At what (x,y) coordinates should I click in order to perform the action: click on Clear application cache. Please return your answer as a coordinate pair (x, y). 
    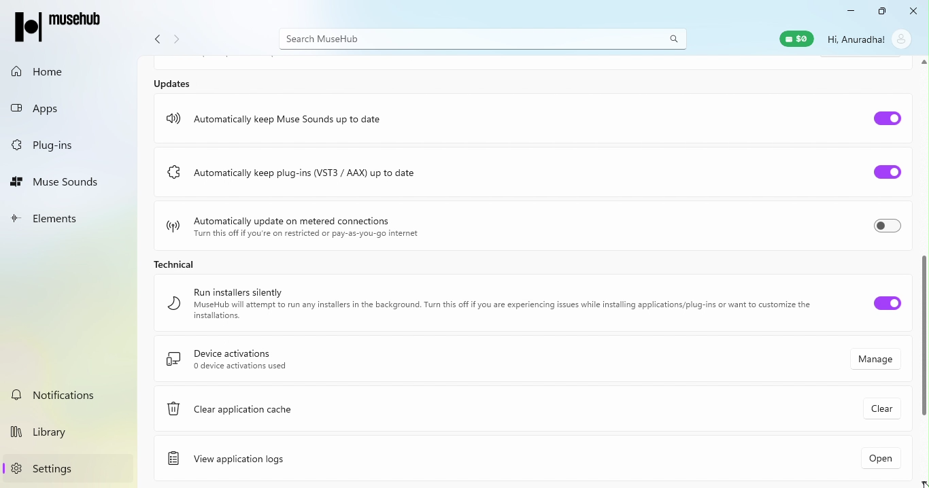
    Looking at the image, I should click on (314, 413).